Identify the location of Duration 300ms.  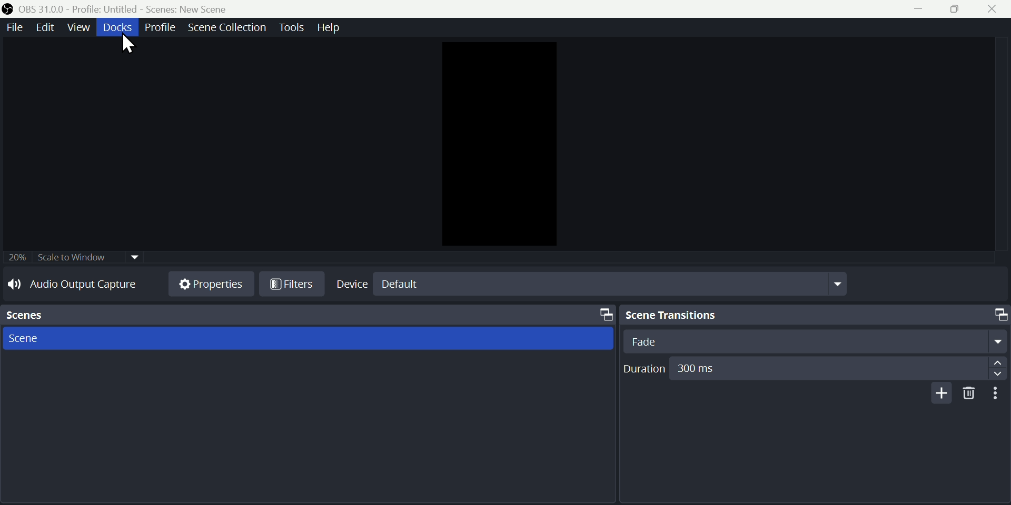
(815, 367).